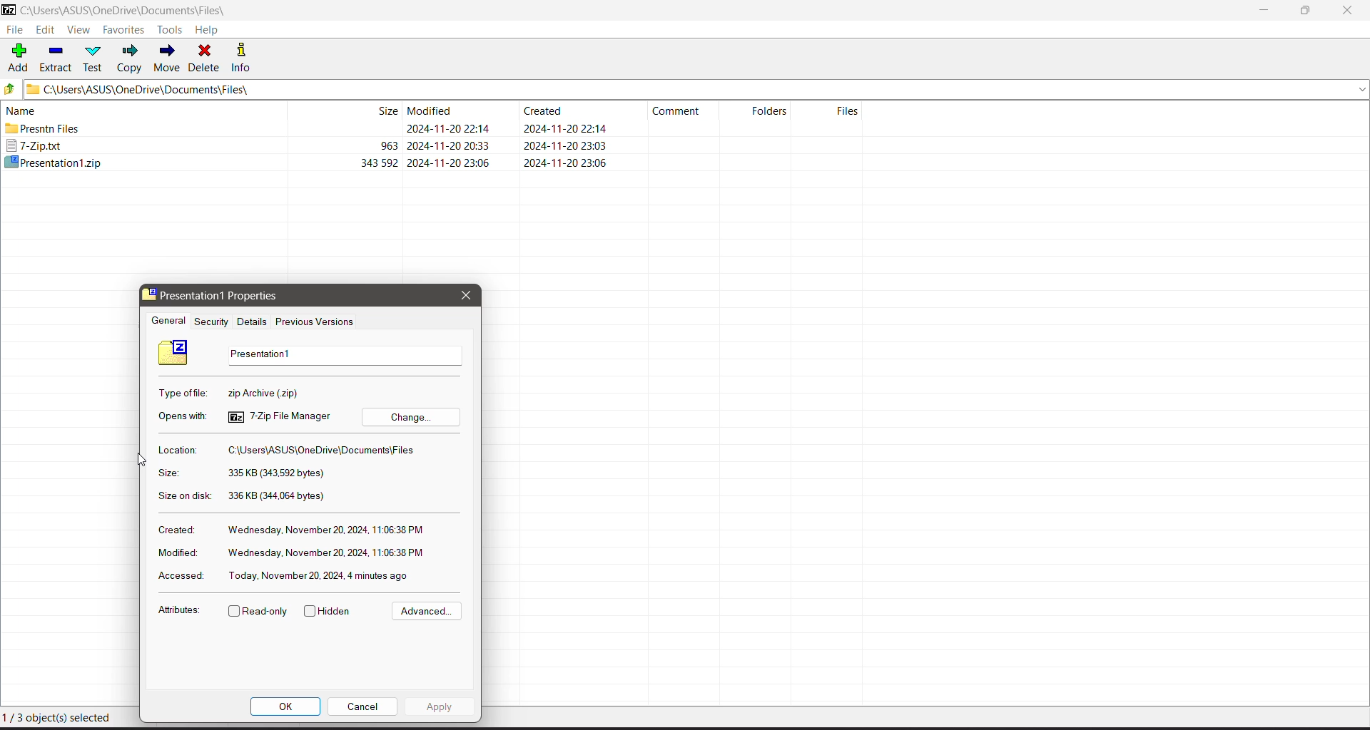  What do you see at coordinates (438, 706) in the screenshot?
I see `Click to apply the changes made` at bounding box center [438, 706].